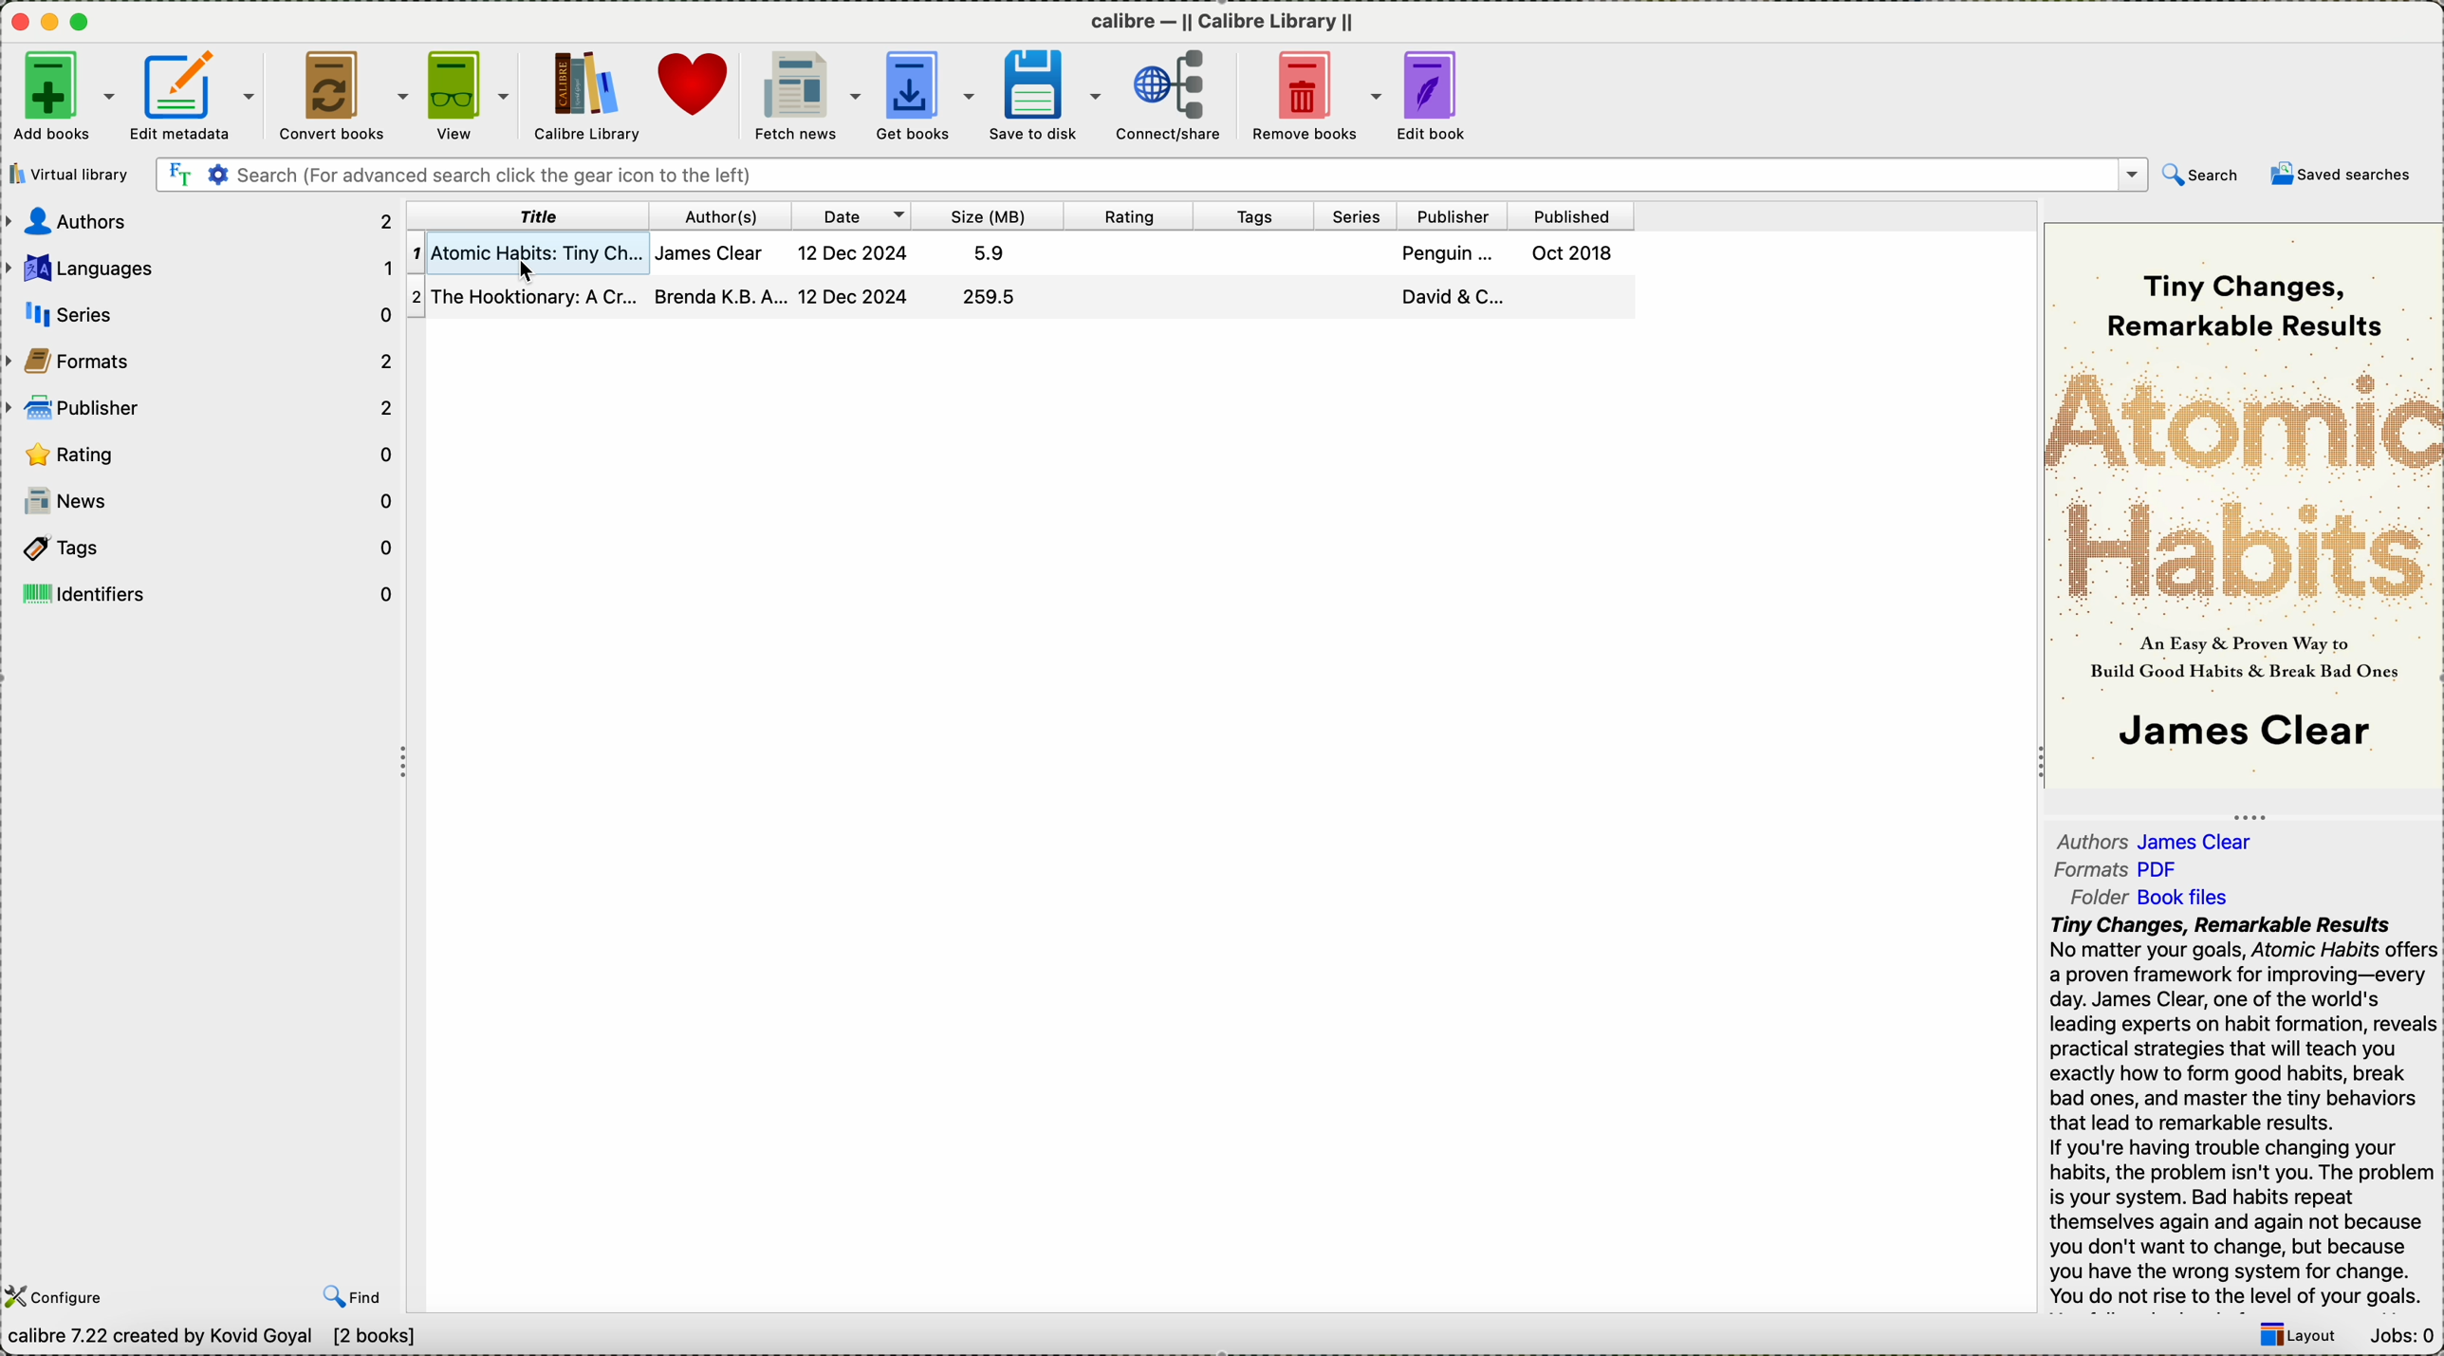 The width and height of the screenshot is (2444, 1356). What do you see at coordinates (1017, 253) in the screenshot?
I see `Atomic Habits book` at bounding box center [1017, 253].